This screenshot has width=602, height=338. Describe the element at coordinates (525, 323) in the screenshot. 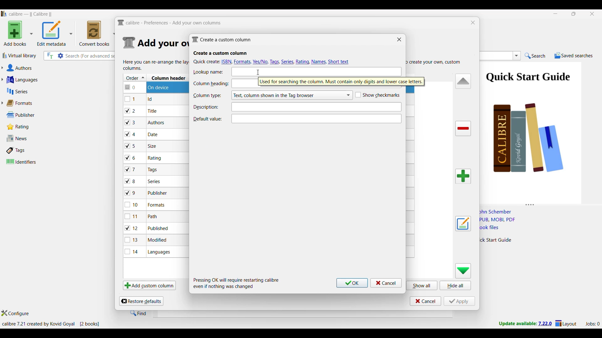

I see `New version update notifcation` at that location.